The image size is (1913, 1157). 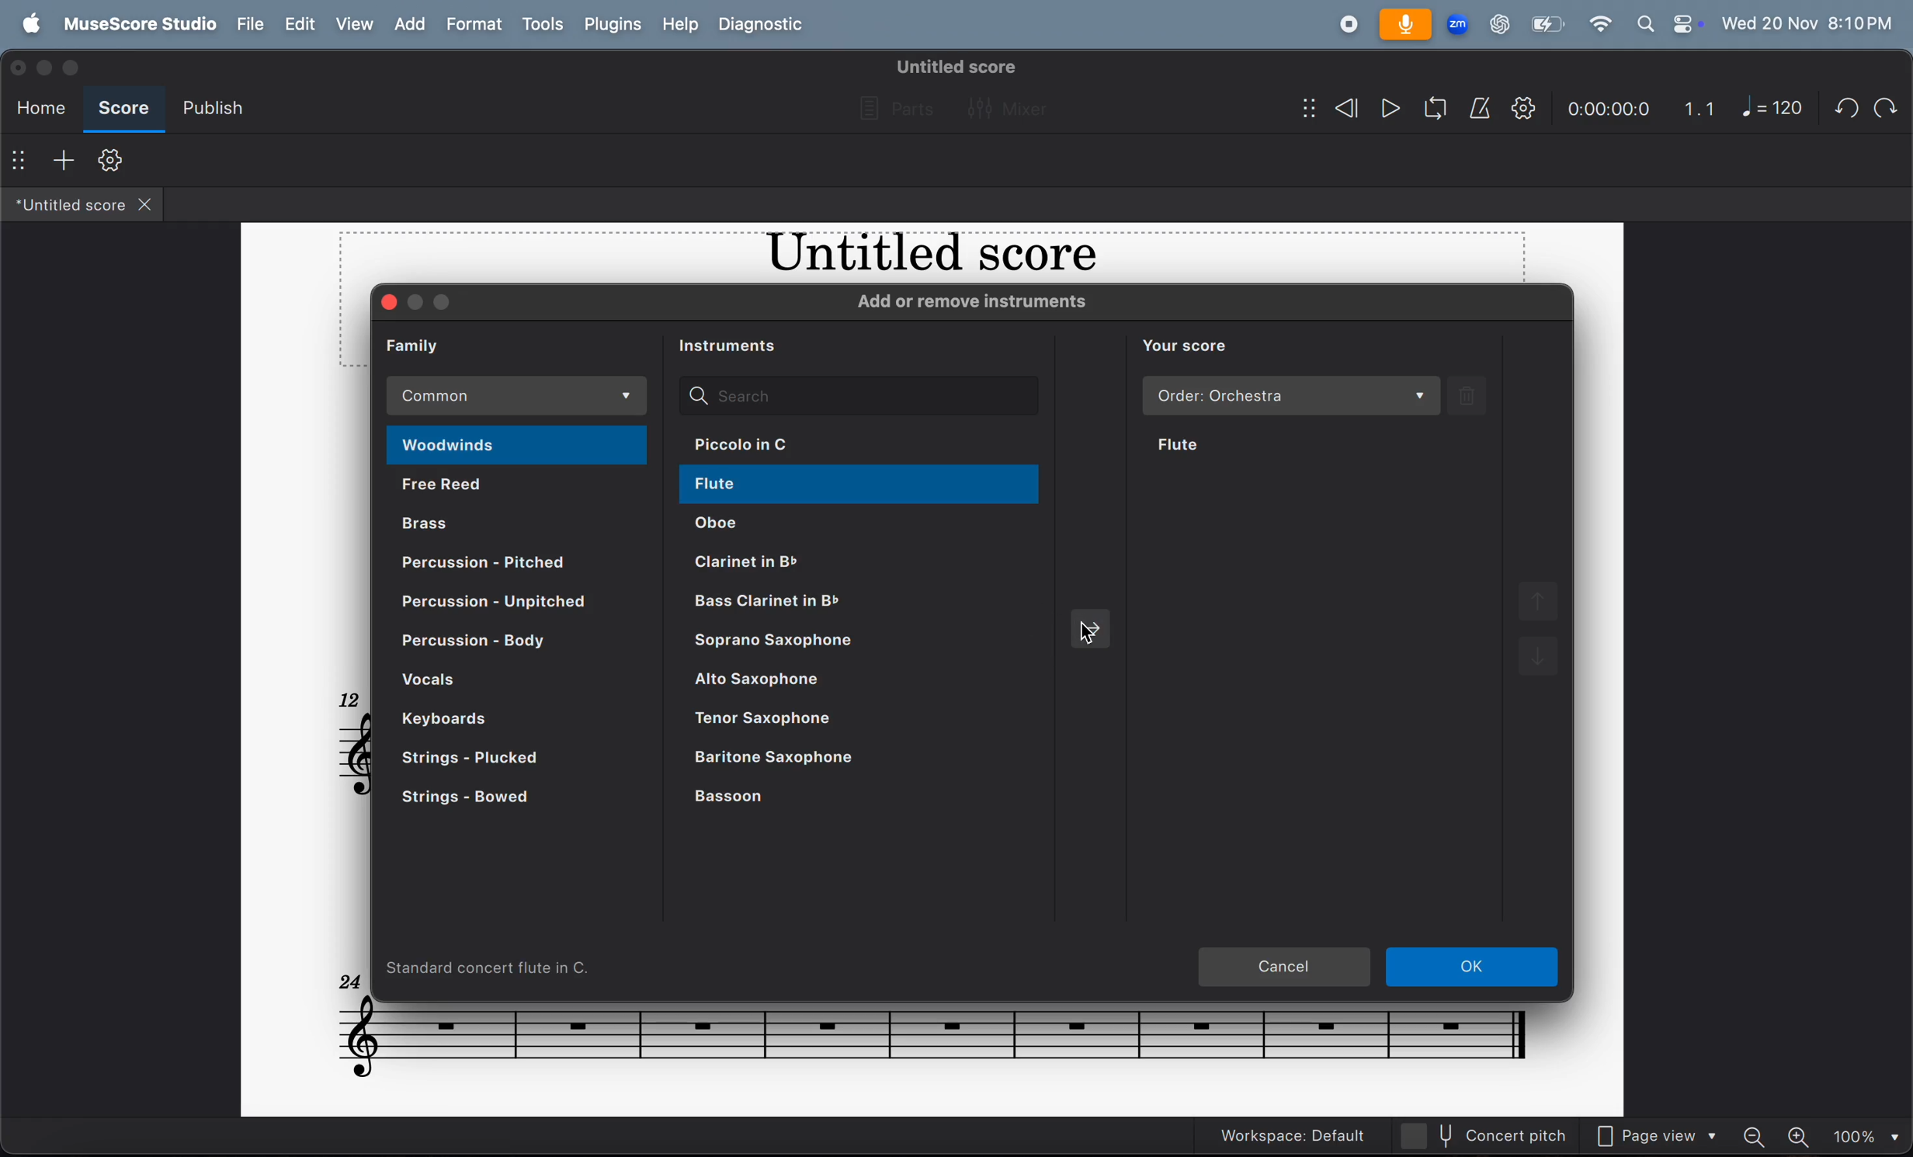 I want to click on brass, so click(x=520, y=523).